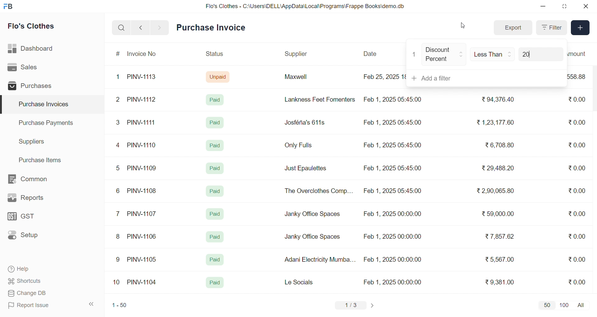  What do you see at coordinates (303, 79) in the screenshot?
I see `Maxwell` at bounding box center [303, 79].